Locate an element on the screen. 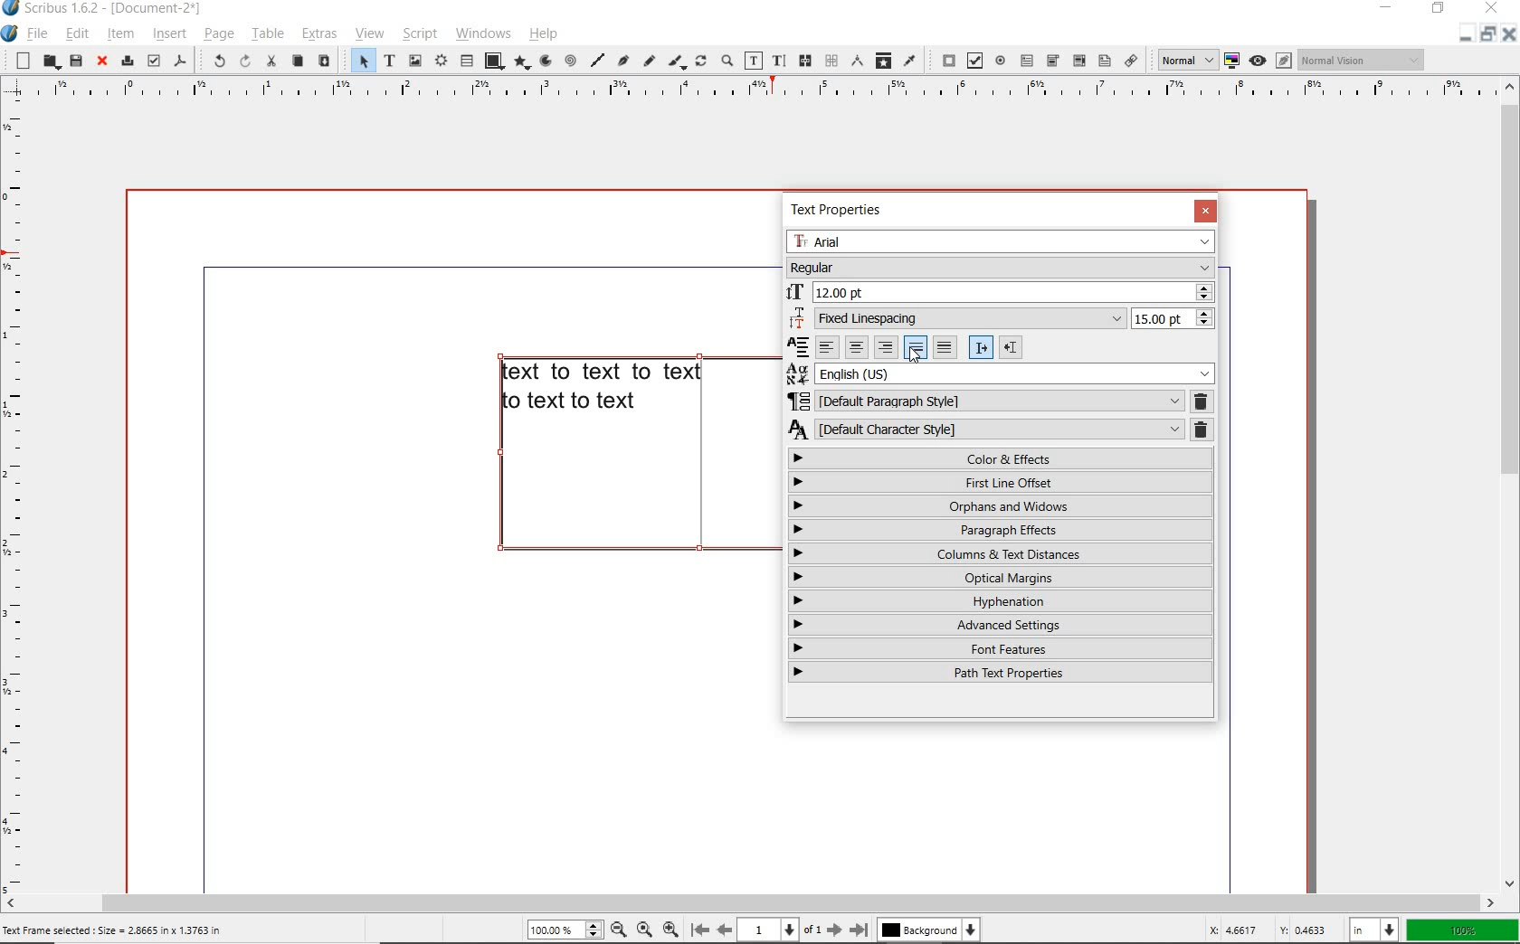  measurements is located at coordinates (855, 62).